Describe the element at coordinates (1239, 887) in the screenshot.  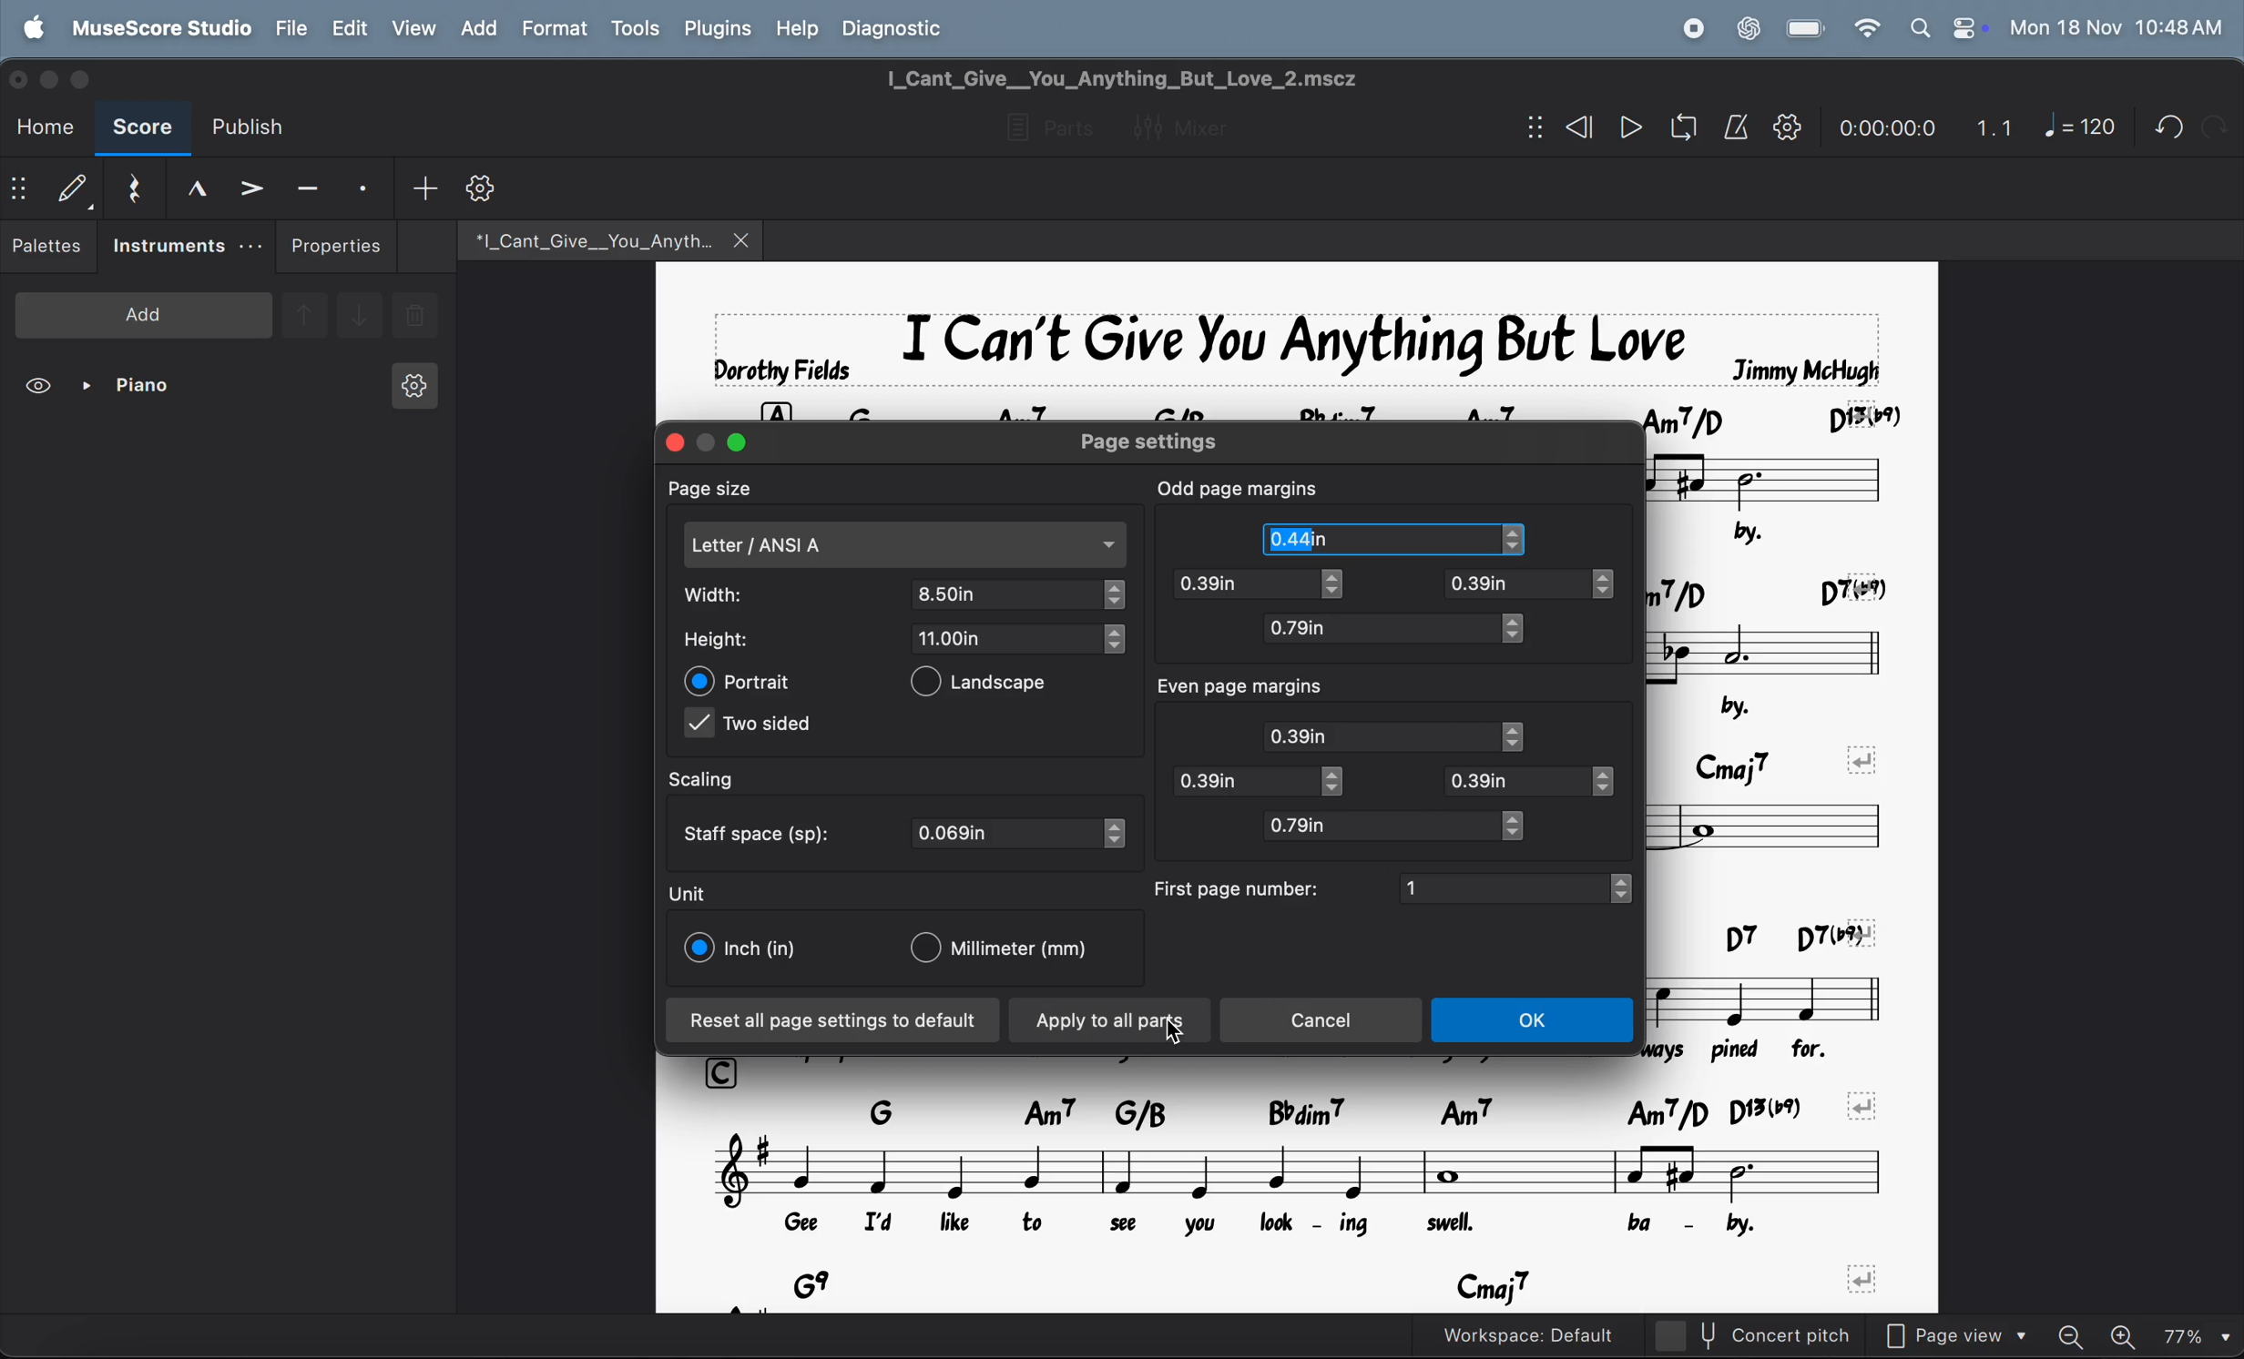
I see `first page no` at that location.